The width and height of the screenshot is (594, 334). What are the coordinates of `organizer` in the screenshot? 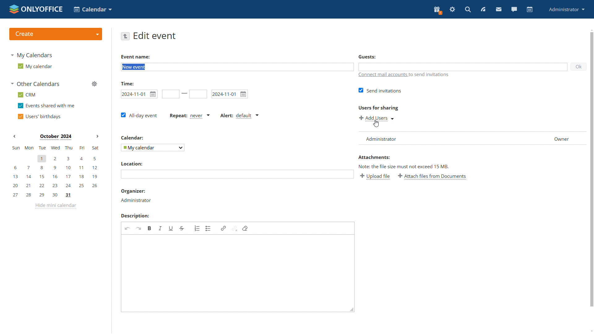 It's located at (136, 200).